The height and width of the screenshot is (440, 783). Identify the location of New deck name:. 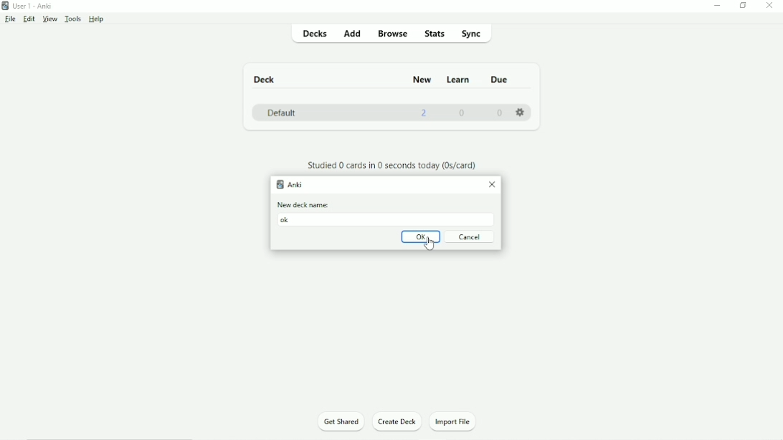
(304, 204).